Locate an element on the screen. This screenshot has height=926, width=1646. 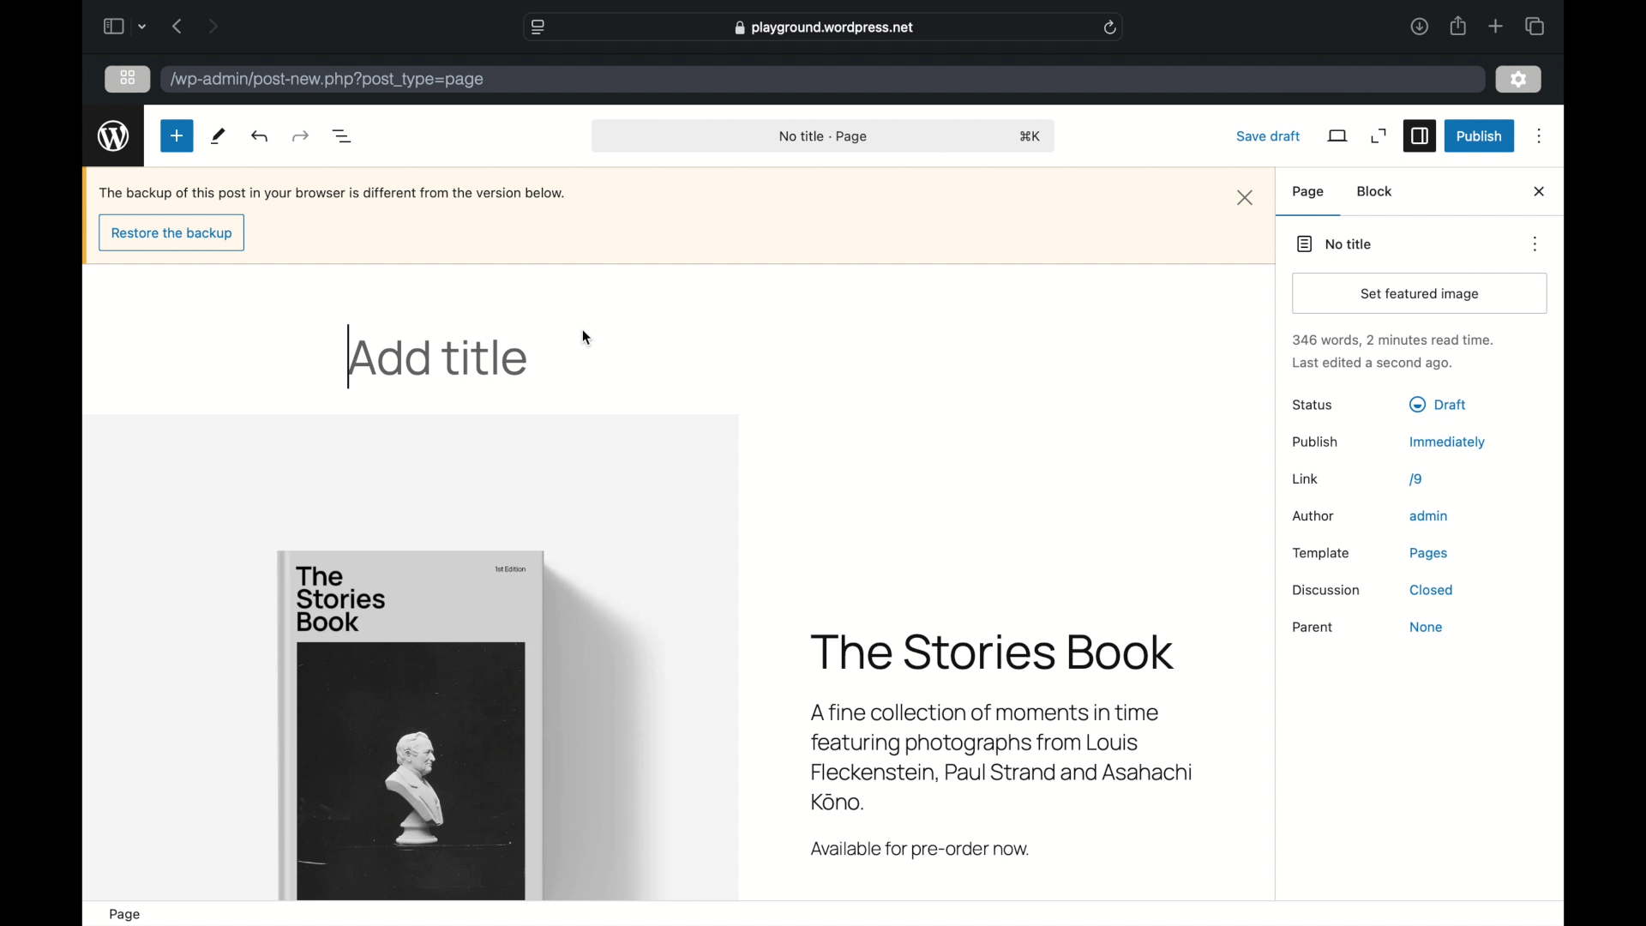
parent is located at coordinates (1314, 628).